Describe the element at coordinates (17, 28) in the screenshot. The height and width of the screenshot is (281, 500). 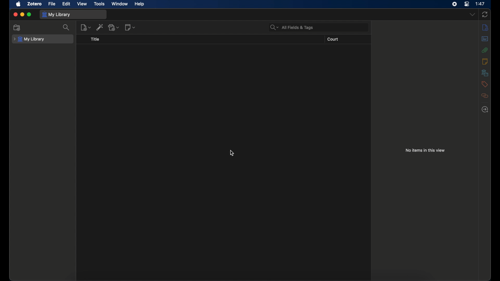
I see `new collection` at that location.